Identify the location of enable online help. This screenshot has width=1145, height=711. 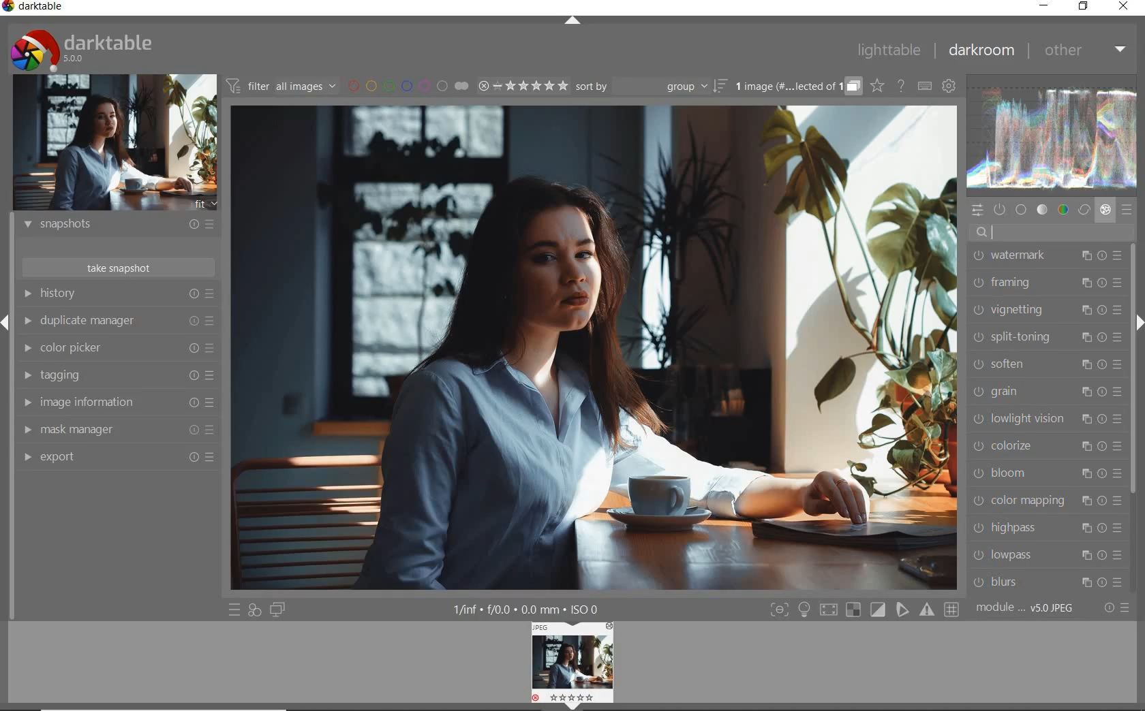
(901, 86).